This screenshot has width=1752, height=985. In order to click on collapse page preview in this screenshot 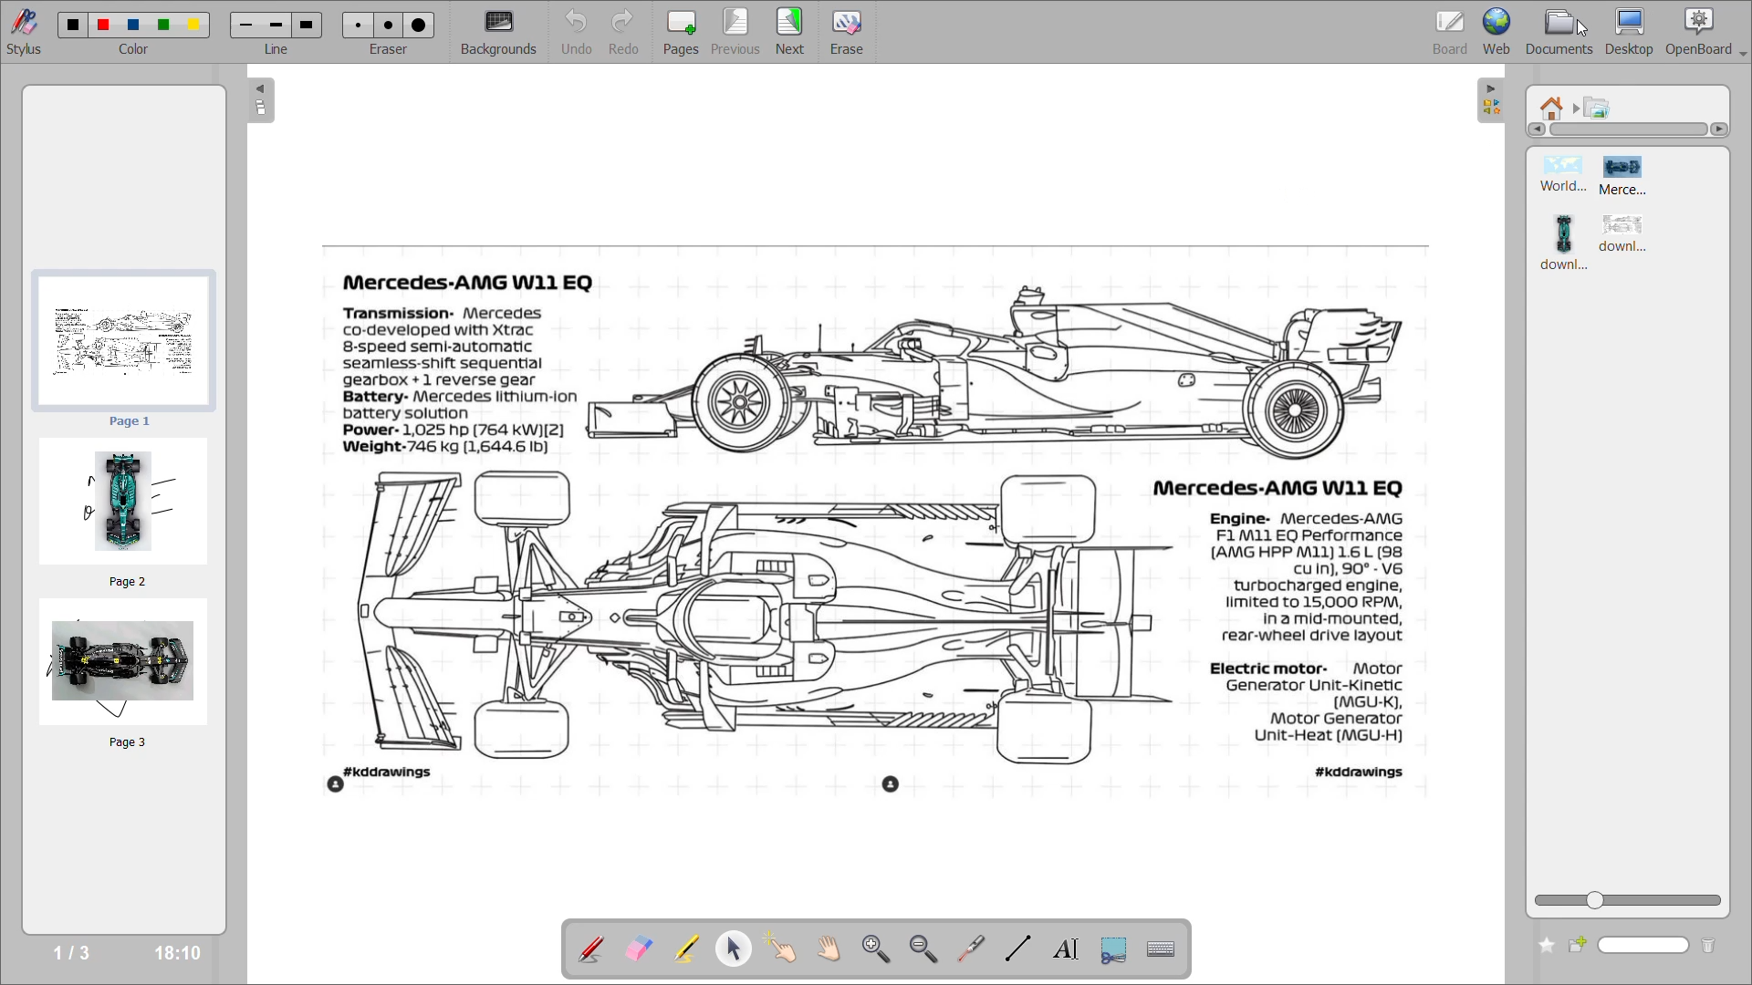, I will do `click(264, 105)`.